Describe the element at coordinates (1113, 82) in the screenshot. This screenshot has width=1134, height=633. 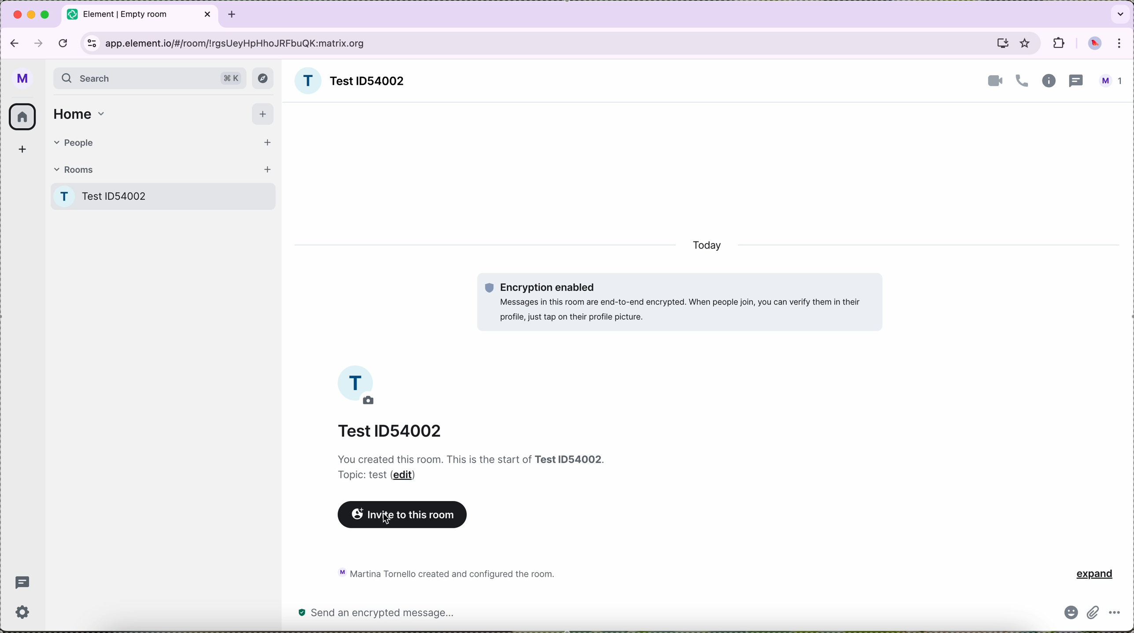
I see `profile` at that location.